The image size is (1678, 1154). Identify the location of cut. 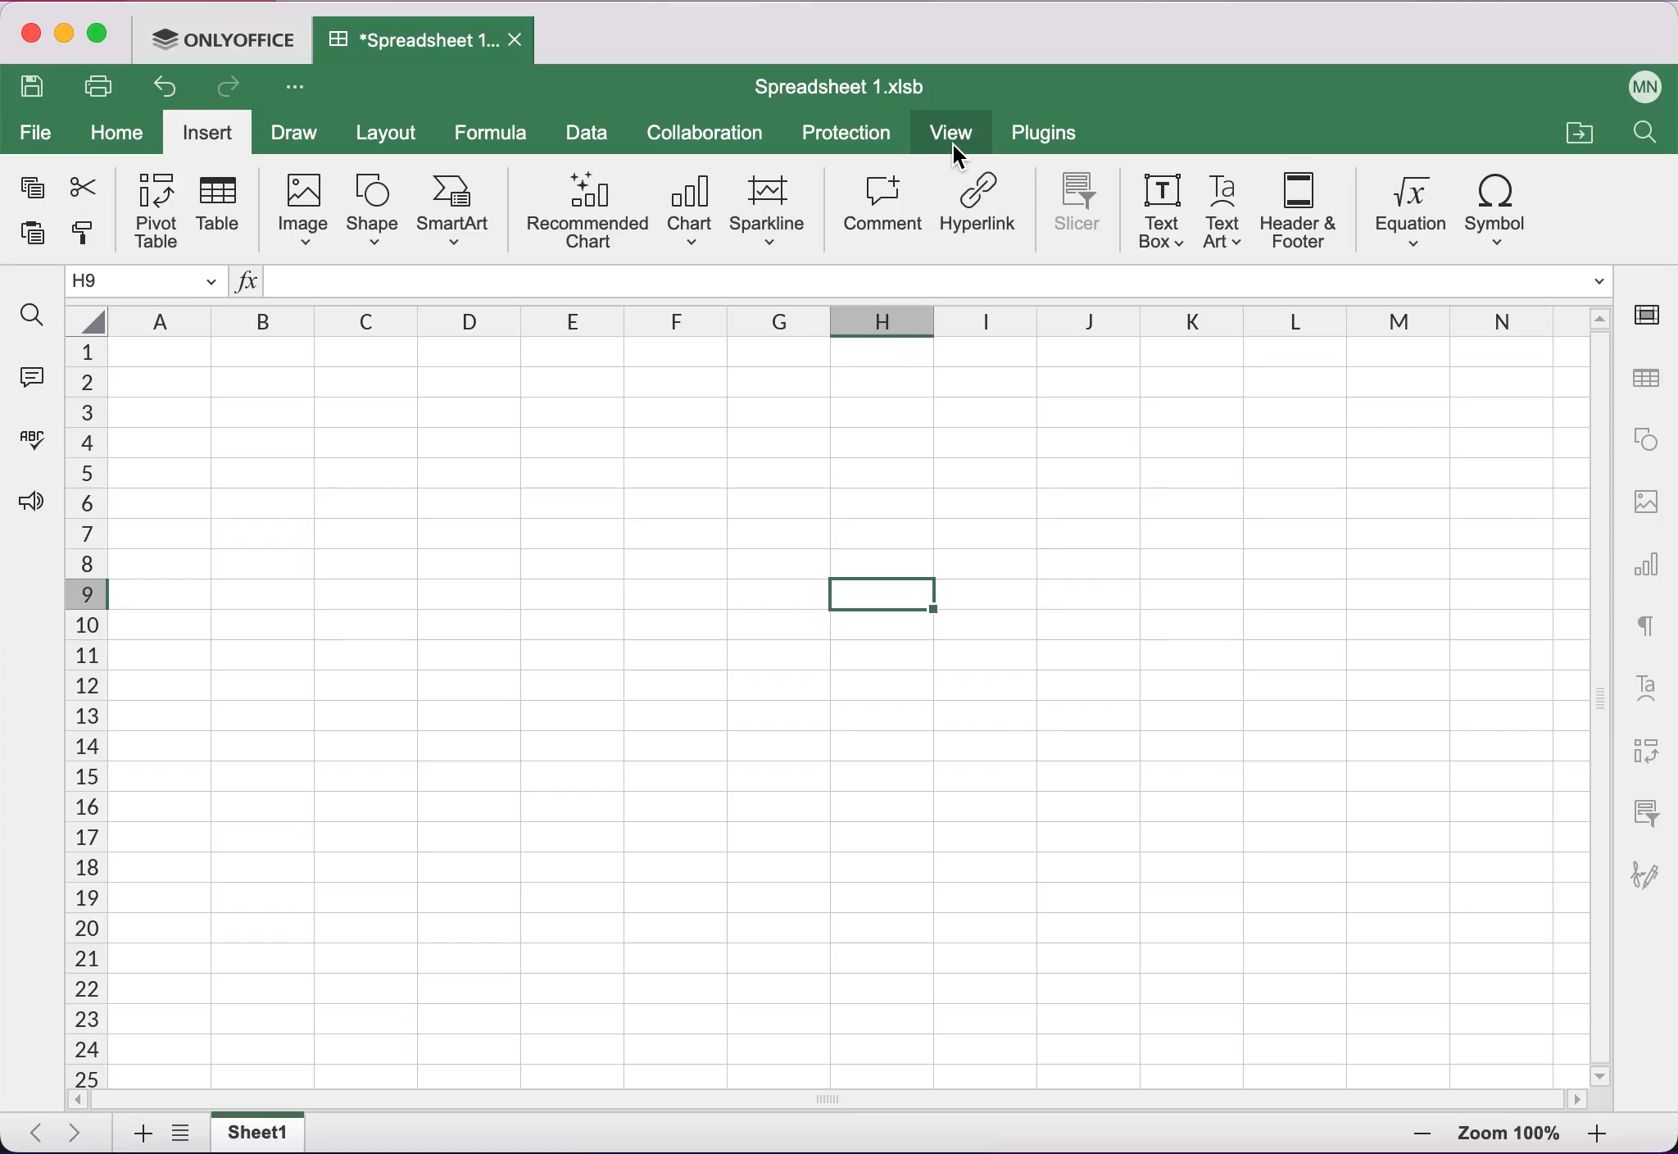
(88, 188).